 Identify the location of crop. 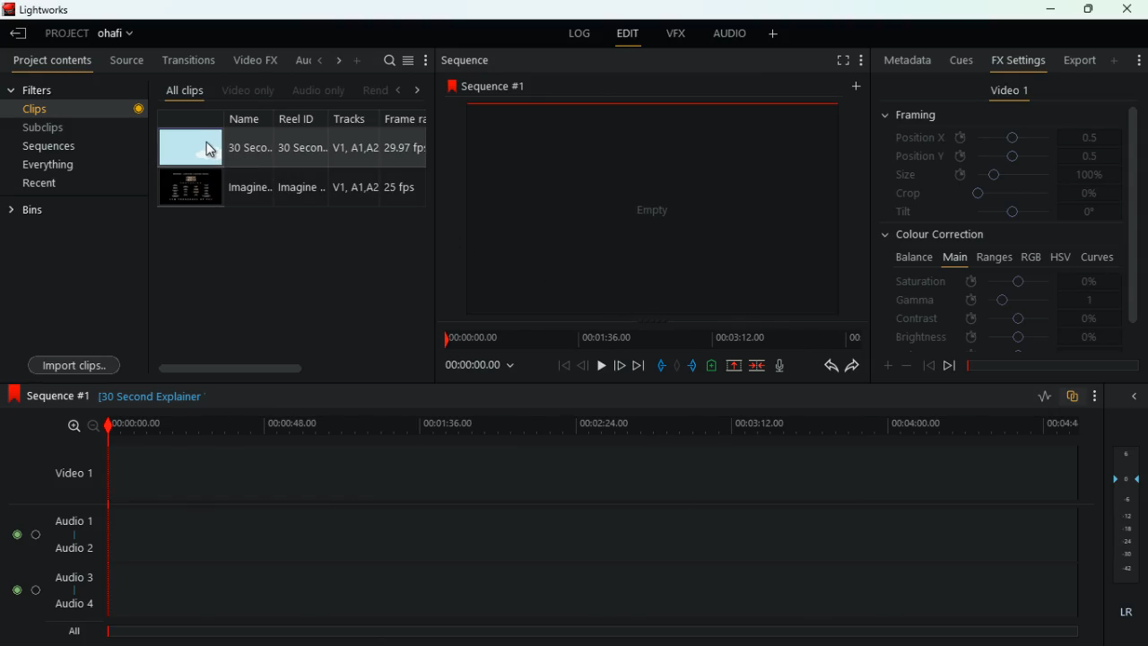
(999, 195).